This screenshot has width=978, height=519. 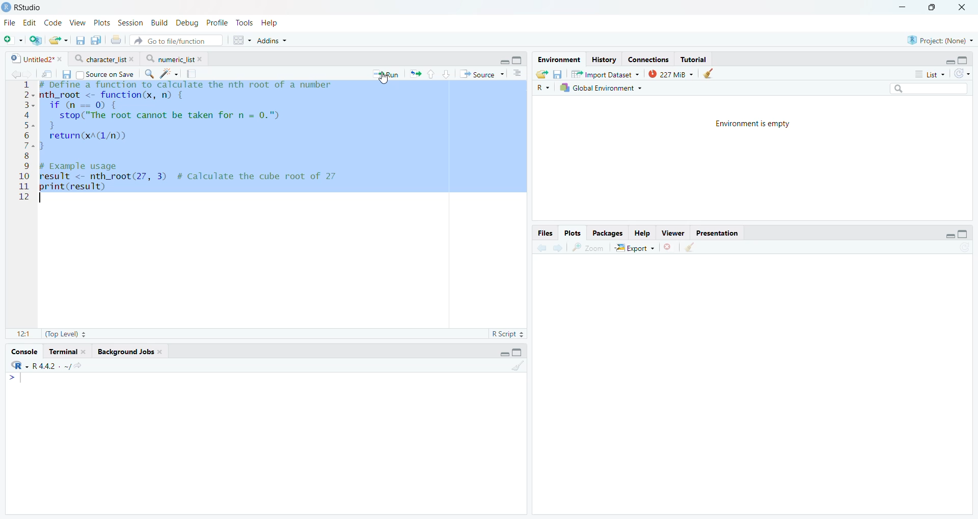 I want to click on Refresh list, so click(x=962, y=73).